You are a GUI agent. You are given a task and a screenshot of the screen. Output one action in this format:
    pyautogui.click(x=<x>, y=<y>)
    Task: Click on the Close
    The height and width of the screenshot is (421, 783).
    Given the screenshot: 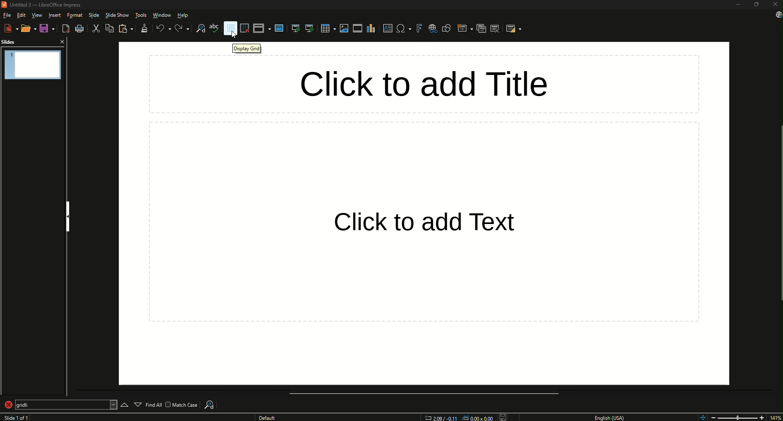 What is the action you would take?
    pyautogui.click(x=18, y=405)
    